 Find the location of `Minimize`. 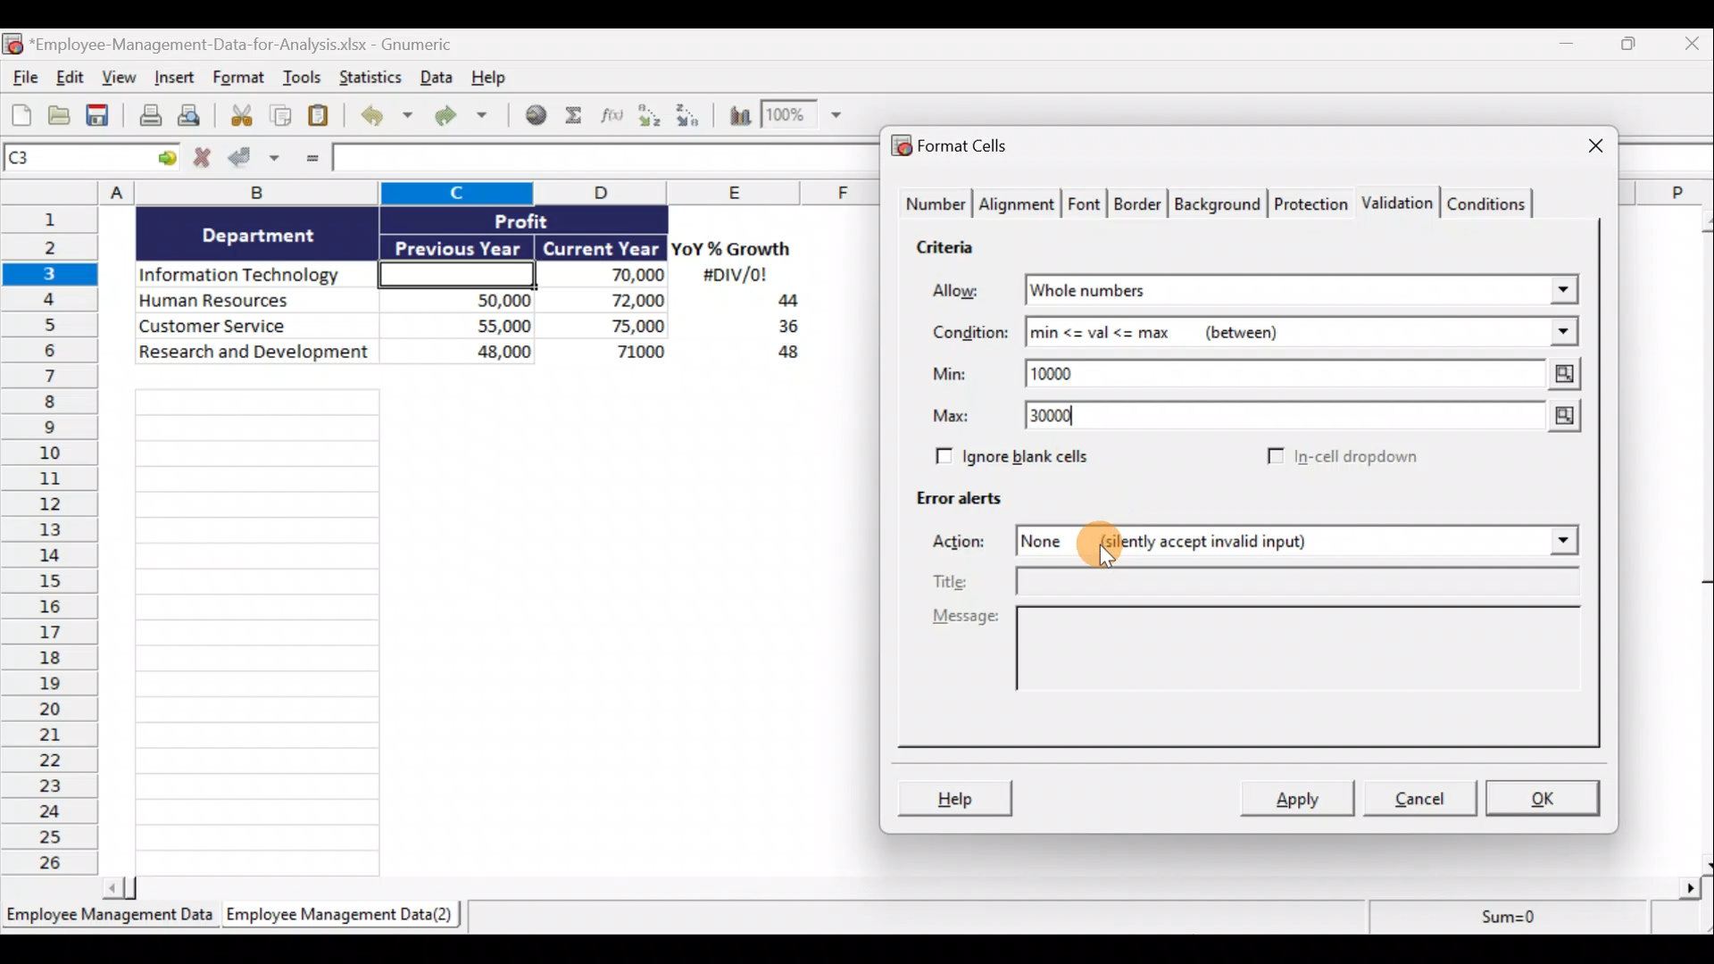

Minimize is located at coordinates (1573, 47).